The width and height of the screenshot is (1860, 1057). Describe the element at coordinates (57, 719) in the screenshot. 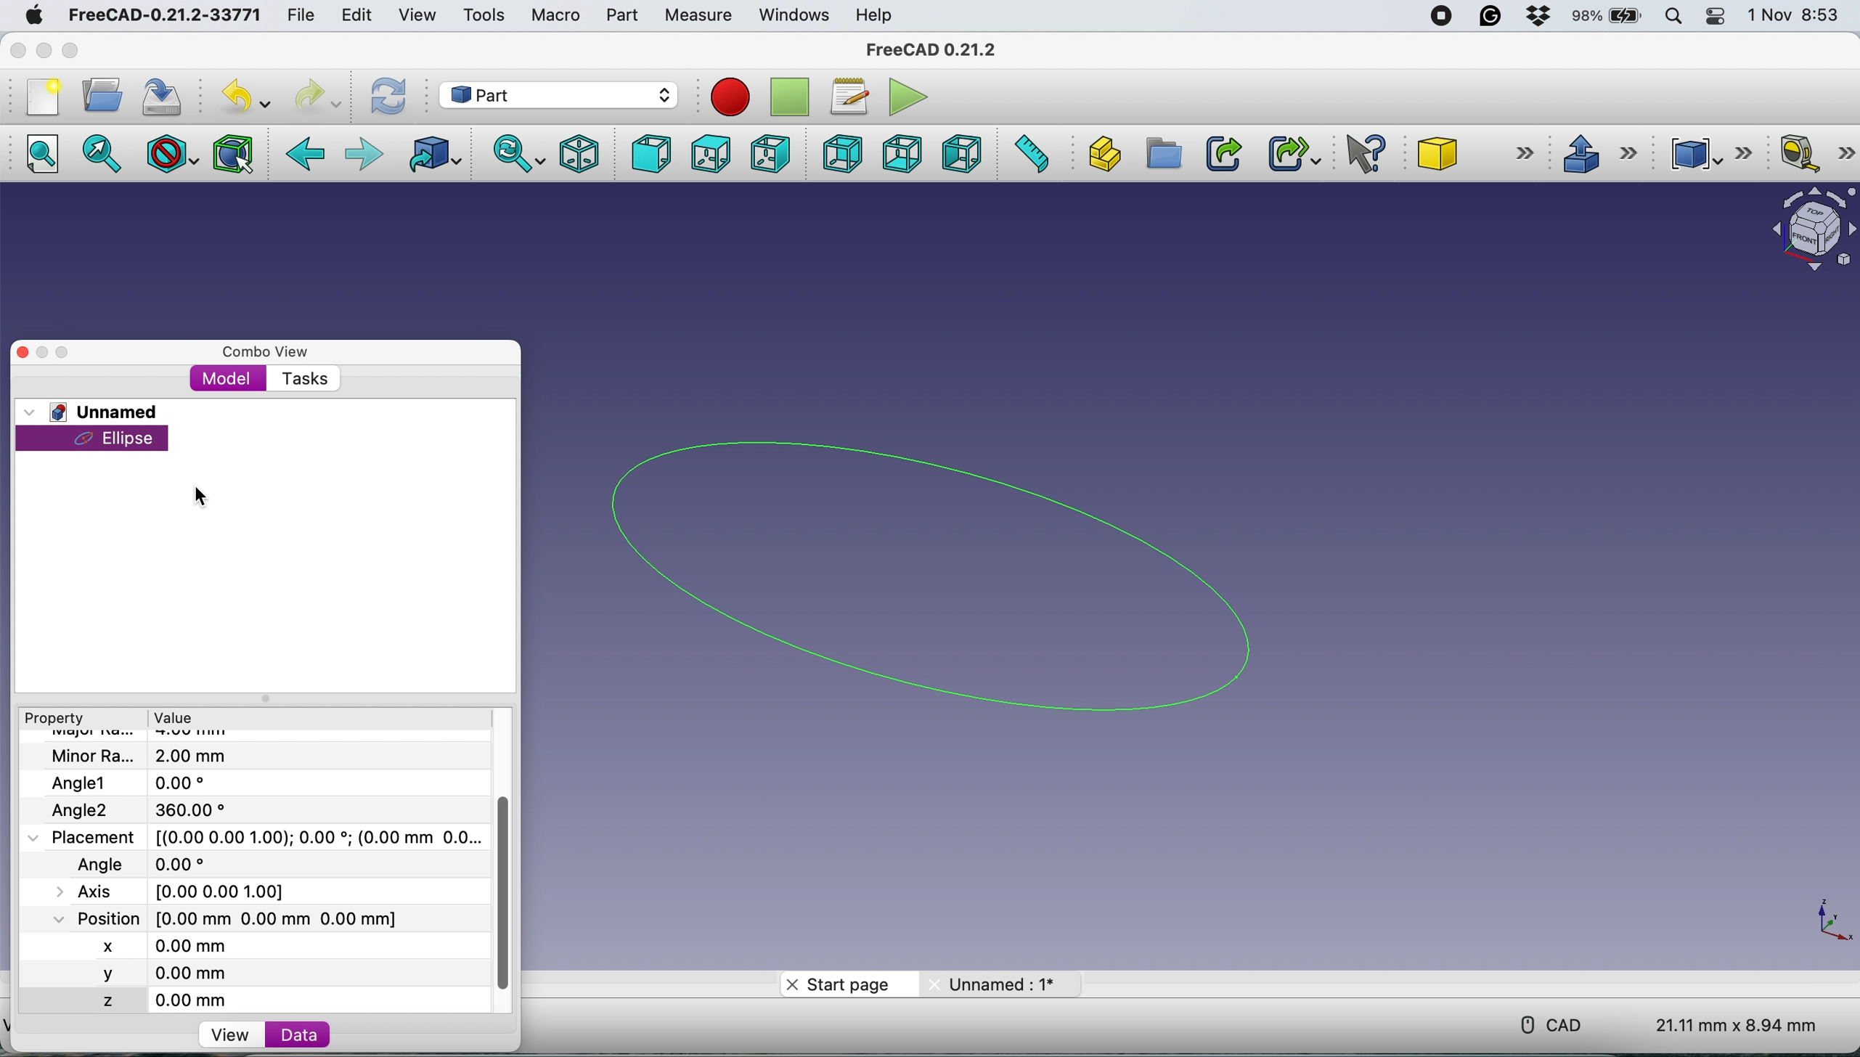

I see `property` at that location.